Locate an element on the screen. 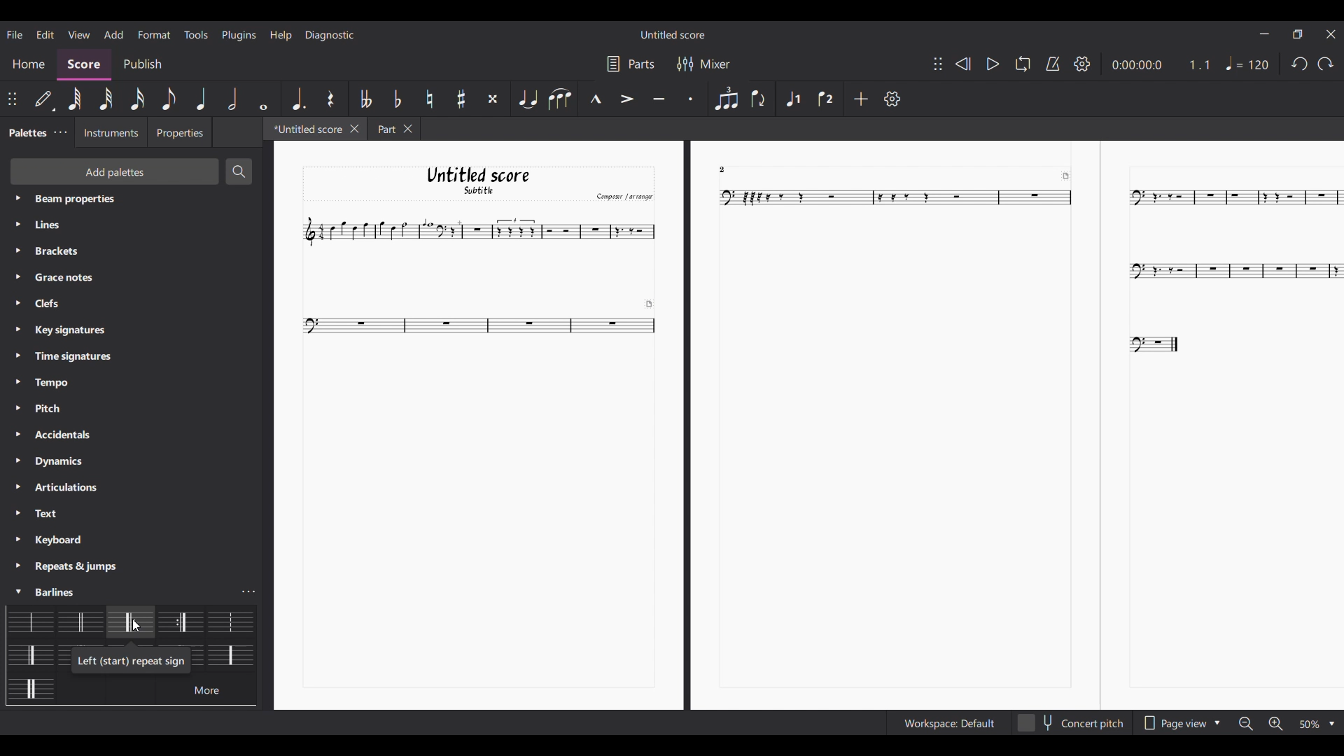 This screenshot has width=1344, height=756. Palette settings is located at coordinates (80, 566).